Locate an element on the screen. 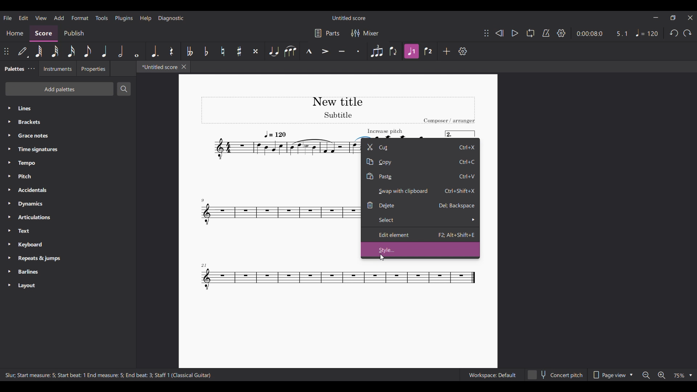 The width and height of the screenshot is (697, 392). Tools menu is located at coordinates (101, 18).